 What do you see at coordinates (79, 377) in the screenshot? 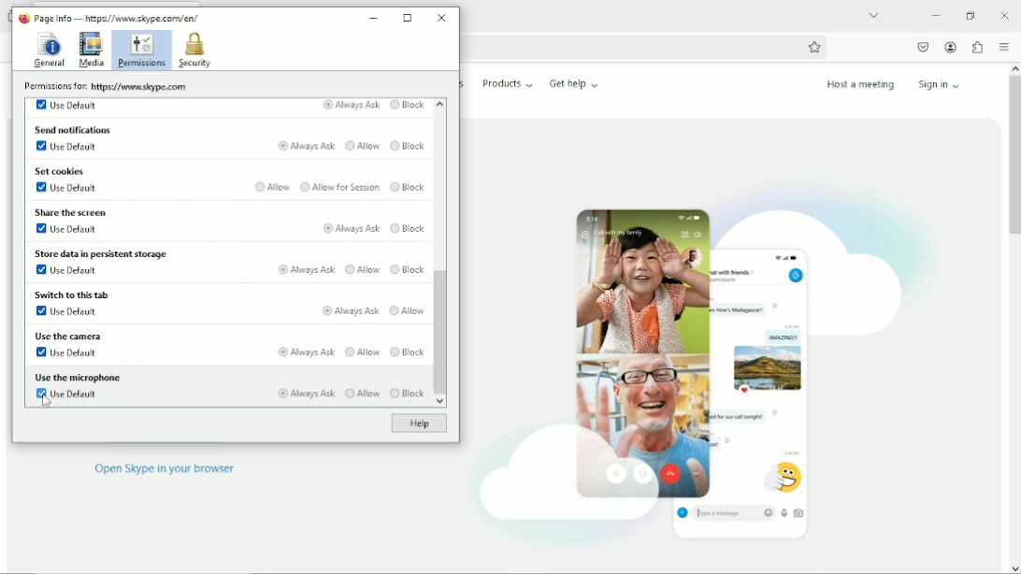
I see `Use the microphone` at bounding box center [79, 377].